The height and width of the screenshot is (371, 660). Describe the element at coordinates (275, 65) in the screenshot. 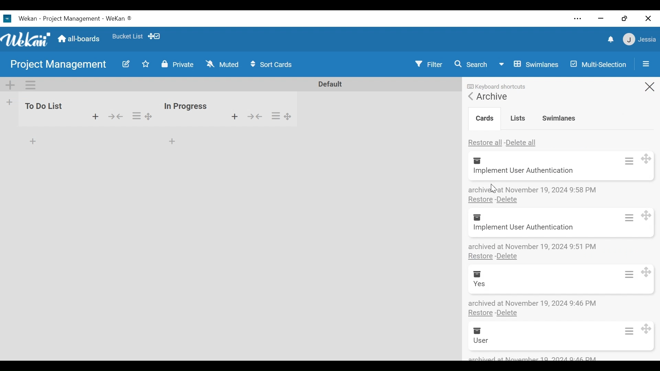

I see `Sort Card` at that location.